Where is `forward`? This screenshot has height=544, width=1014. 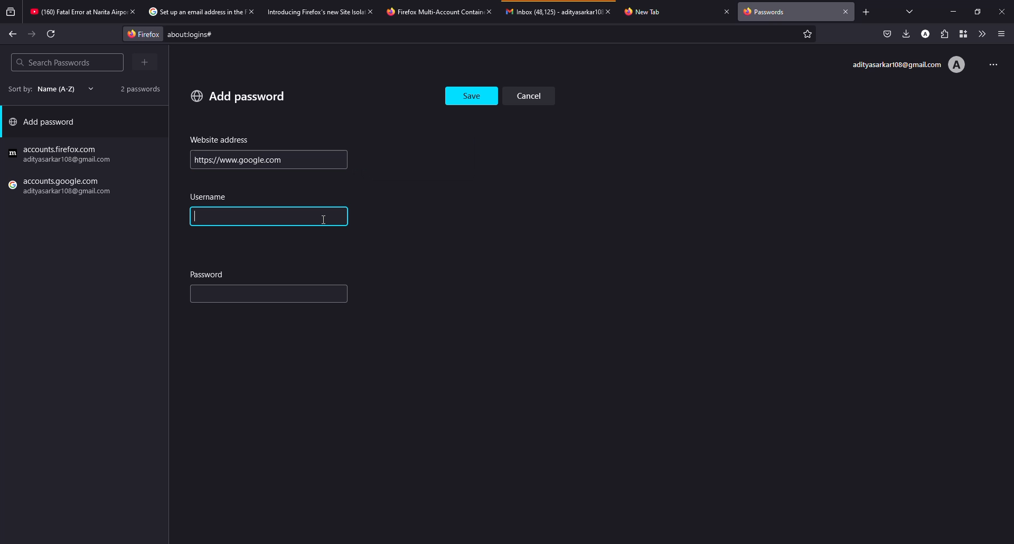 forward is located at coordinates (32, 34).